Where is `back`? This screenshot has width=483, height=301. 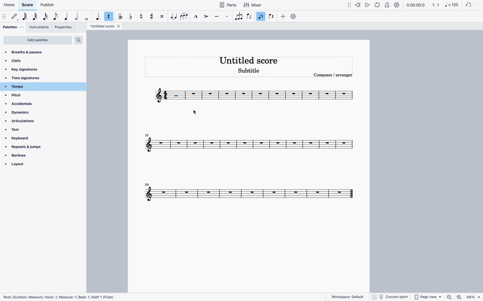 back is located at coordinates (467, 6).